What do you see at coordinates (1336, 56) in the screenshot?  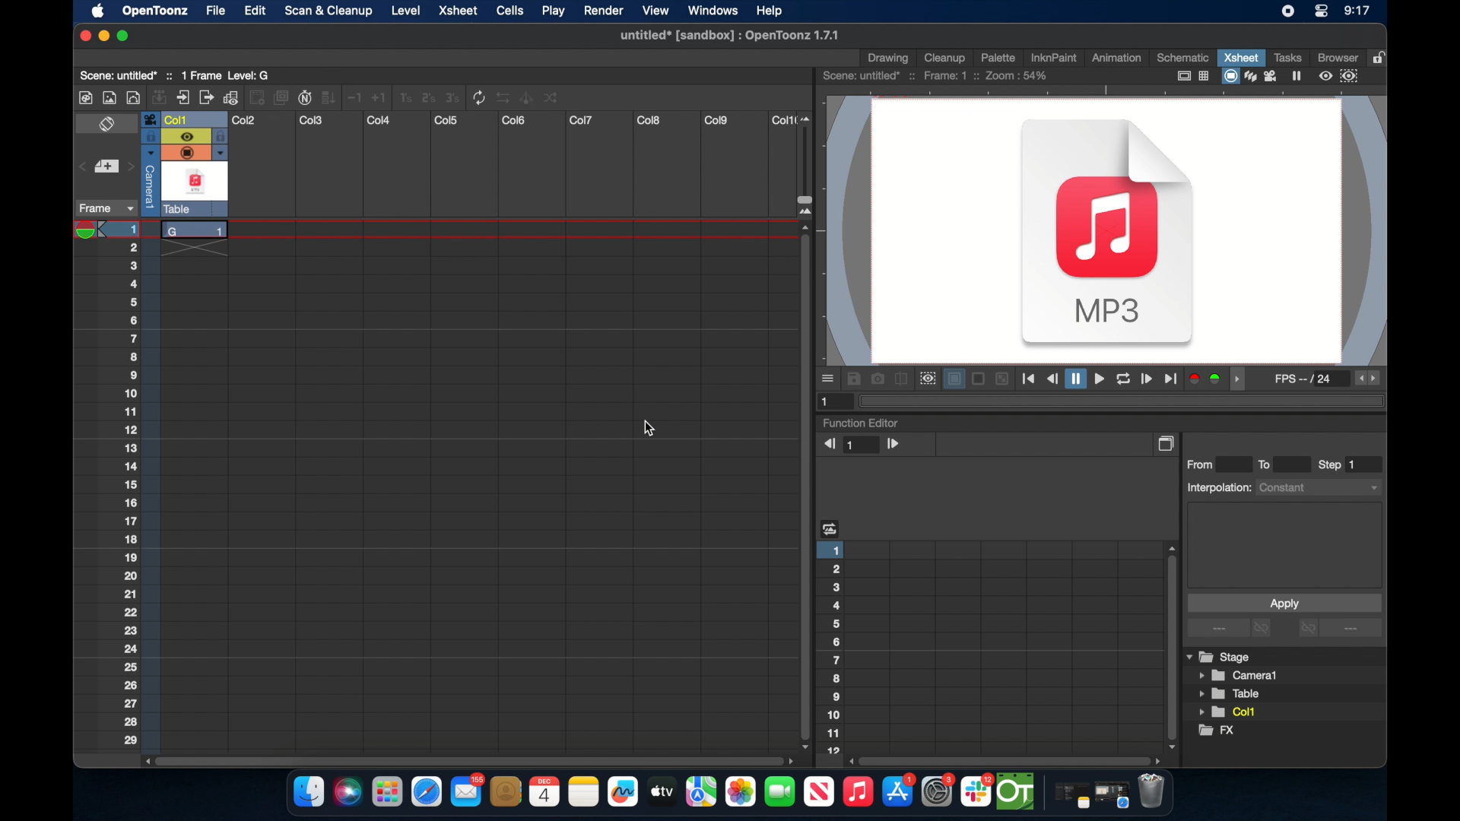 I see `browser` at bounding box center [1336, 56].